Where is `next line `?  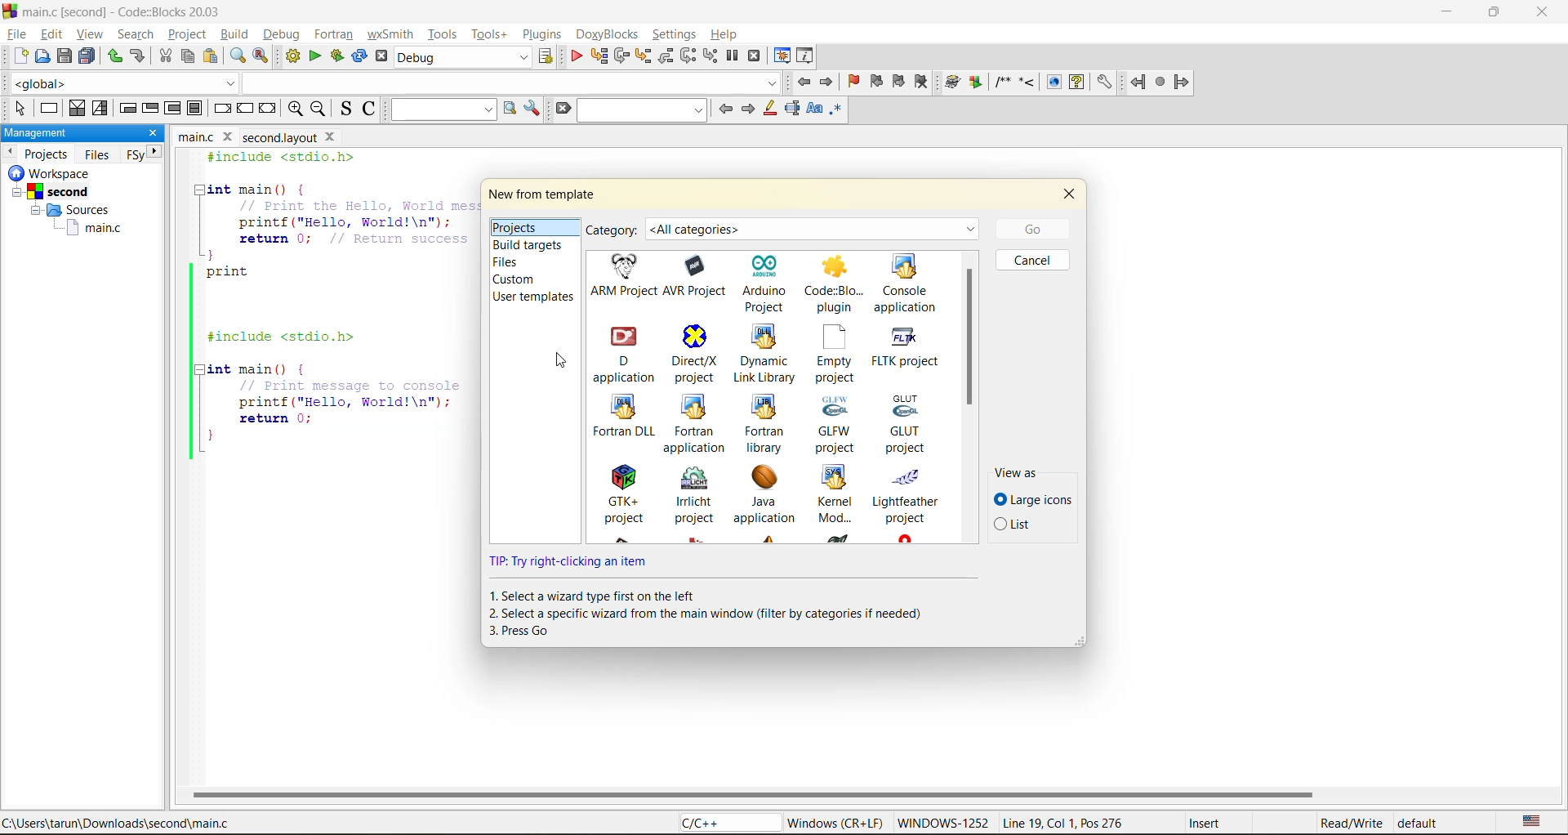 next line  is located at coordinates (623, 58).